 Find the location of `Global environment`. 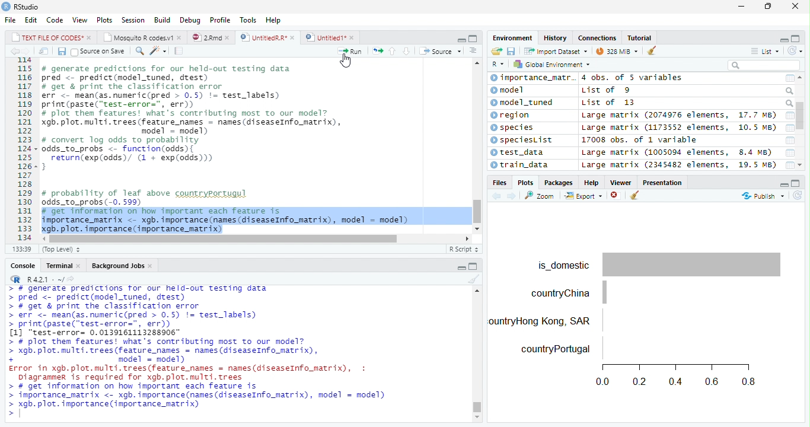

Global environment is located at coordinates (551, 65).